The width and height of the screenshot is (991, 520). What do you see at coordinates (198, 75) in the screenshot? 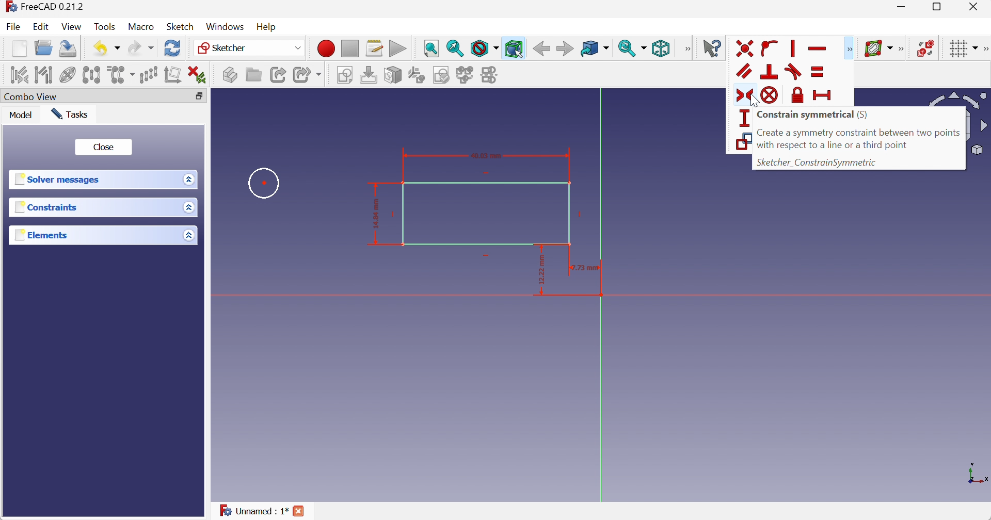
I see `Delete all constraints` at bounding box center [198, 75].